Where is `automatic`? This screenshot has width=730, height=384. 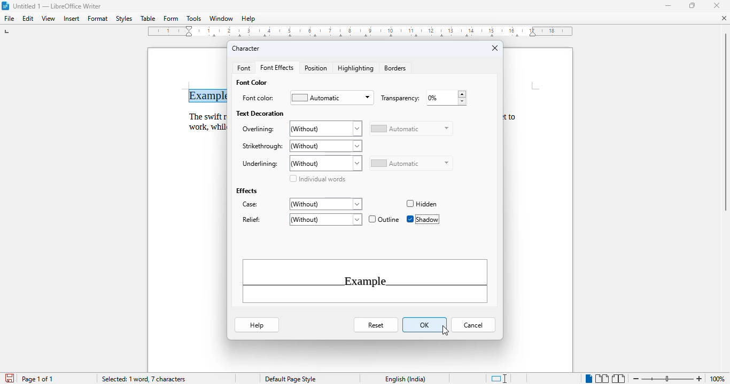
automatic is located at coordinates (410, 164).